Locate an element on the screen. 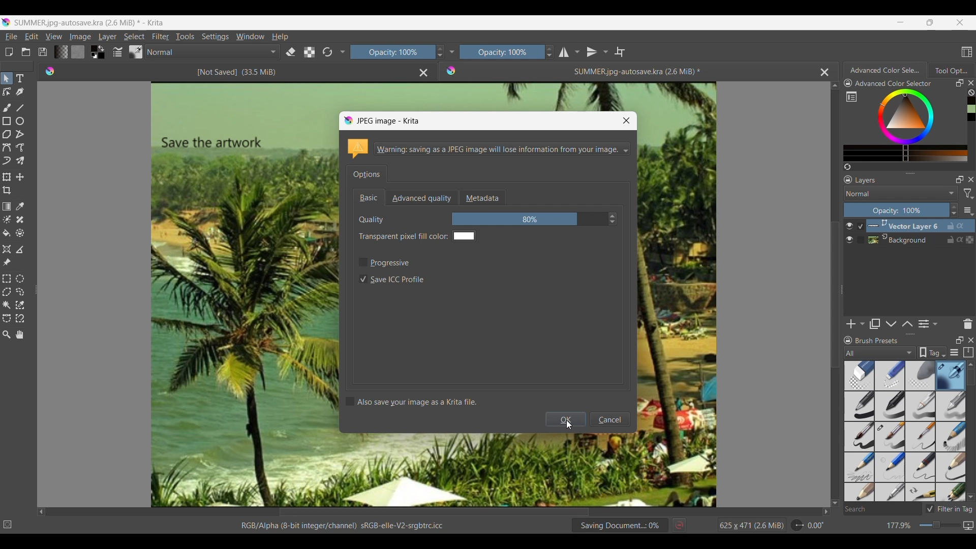 The width and height of the screenshot is (976, 549). Storage resources is located at coordinates (968, 352).